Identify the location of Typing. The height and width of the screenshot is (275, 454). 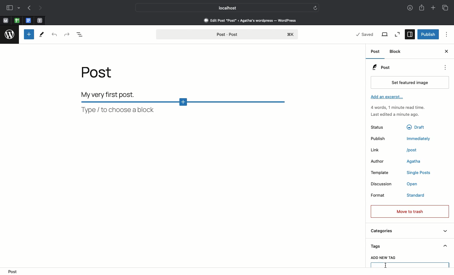
(410, 265).